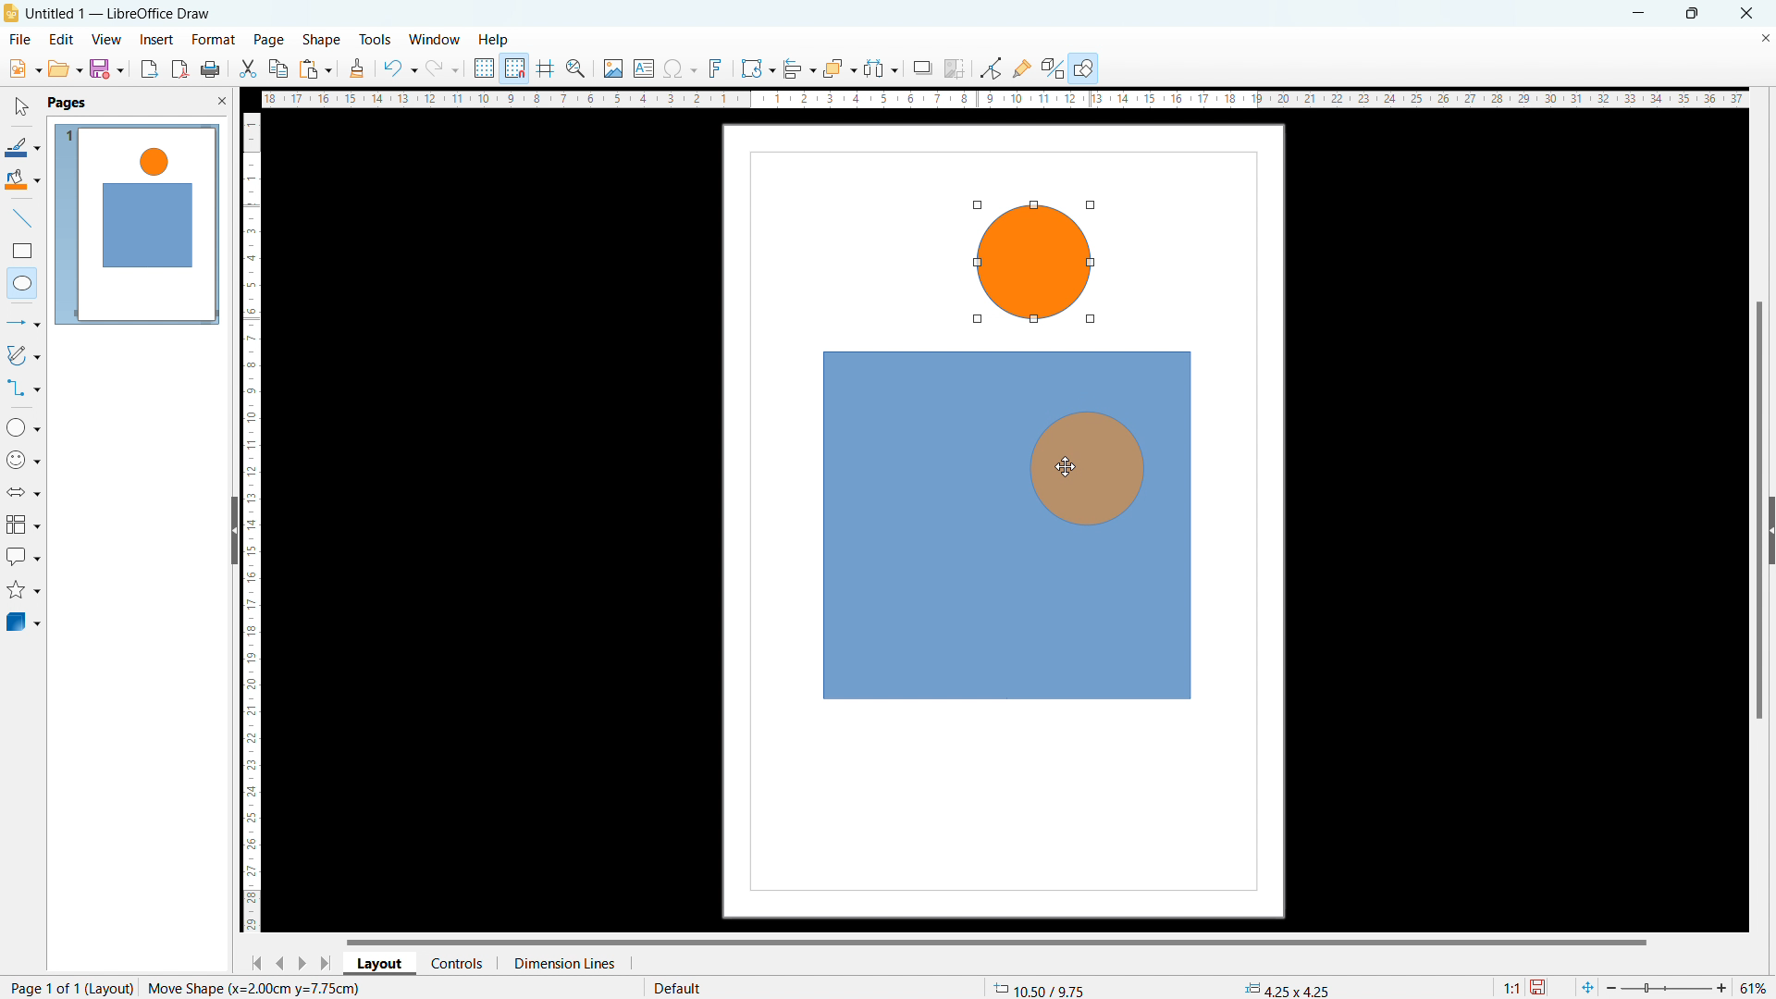 The image size is (1776, 999). Describe the element at coordinates (24, 460) in the screenshot. I see `symbol shapes` at that location.